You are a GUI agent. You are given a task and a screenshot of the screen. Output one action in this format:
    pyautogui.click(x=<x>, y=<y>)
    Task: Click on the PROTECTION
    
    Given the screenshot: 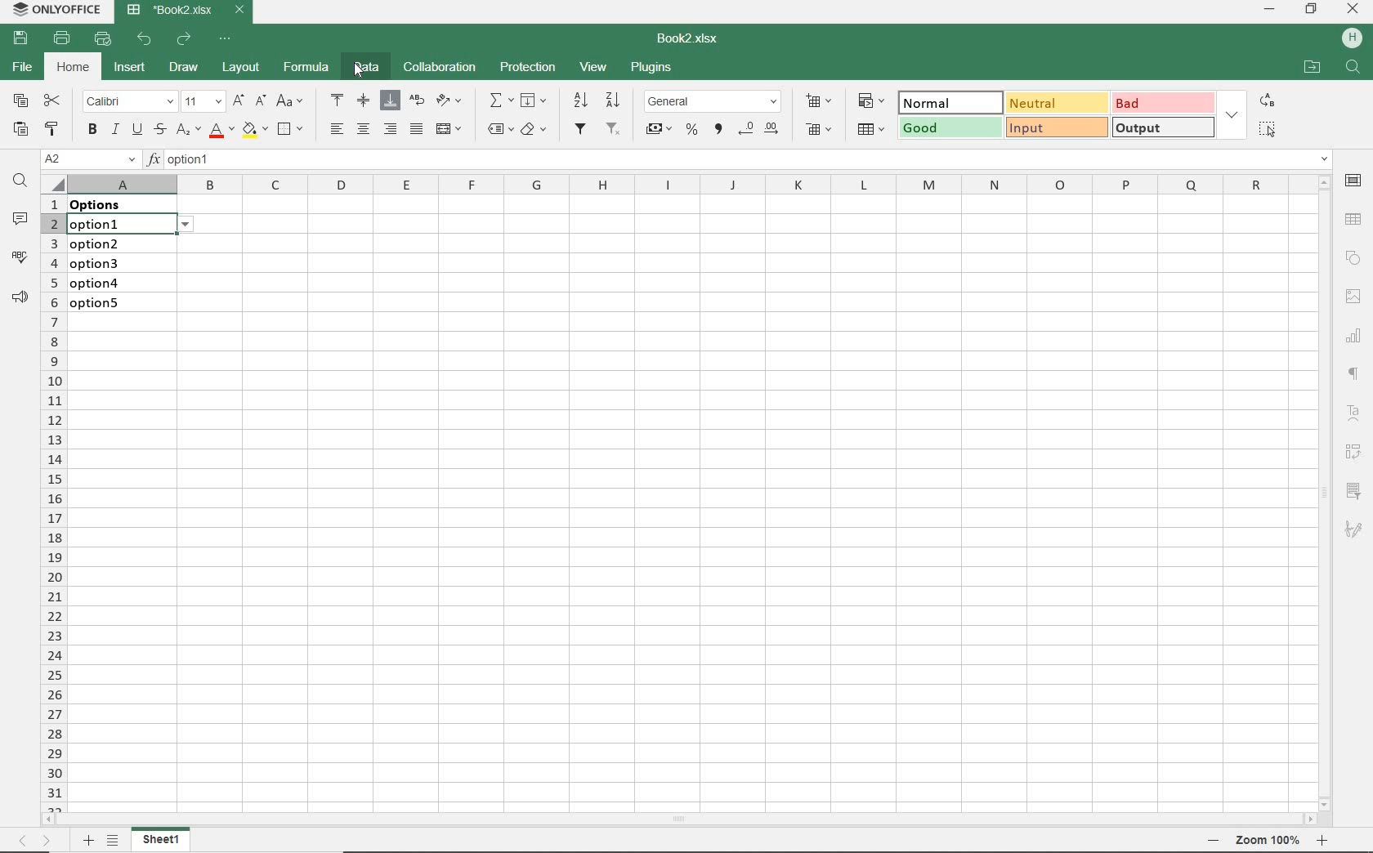 What is the action you would take?
    pyautogui.click(x=528, y=68)
    